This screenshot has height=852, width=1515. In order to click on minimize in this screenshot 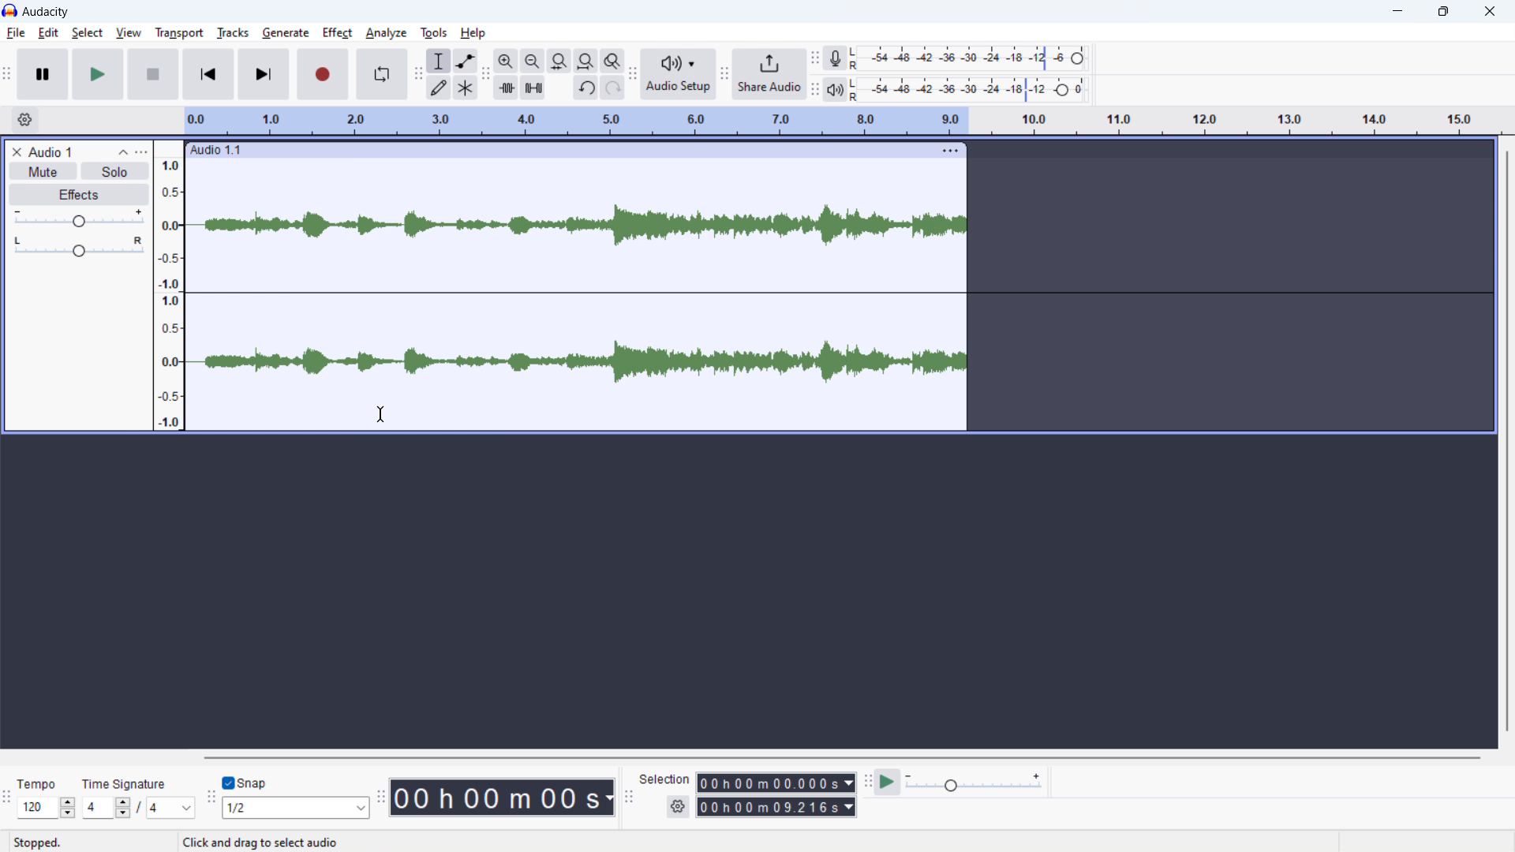, I will do `click(1390, 12)`.